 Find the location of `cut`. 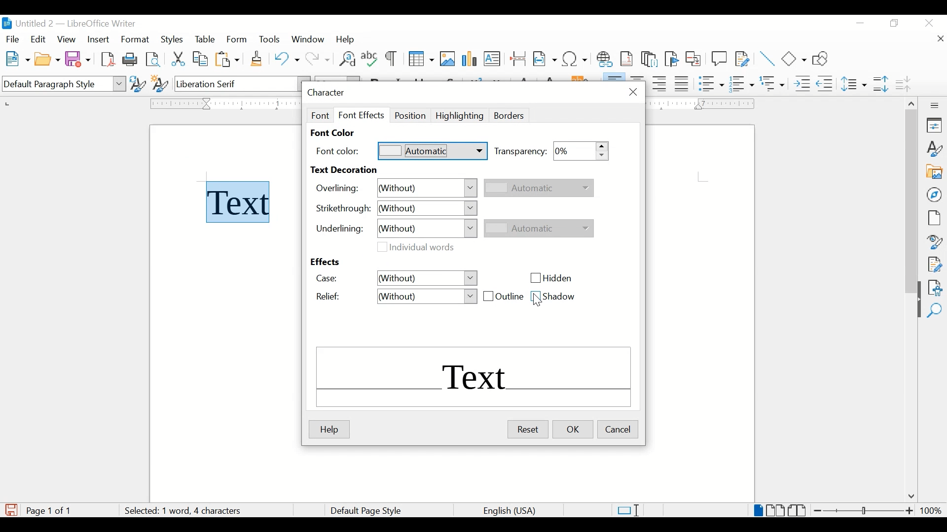

cut is located at coordinates (179, 59).